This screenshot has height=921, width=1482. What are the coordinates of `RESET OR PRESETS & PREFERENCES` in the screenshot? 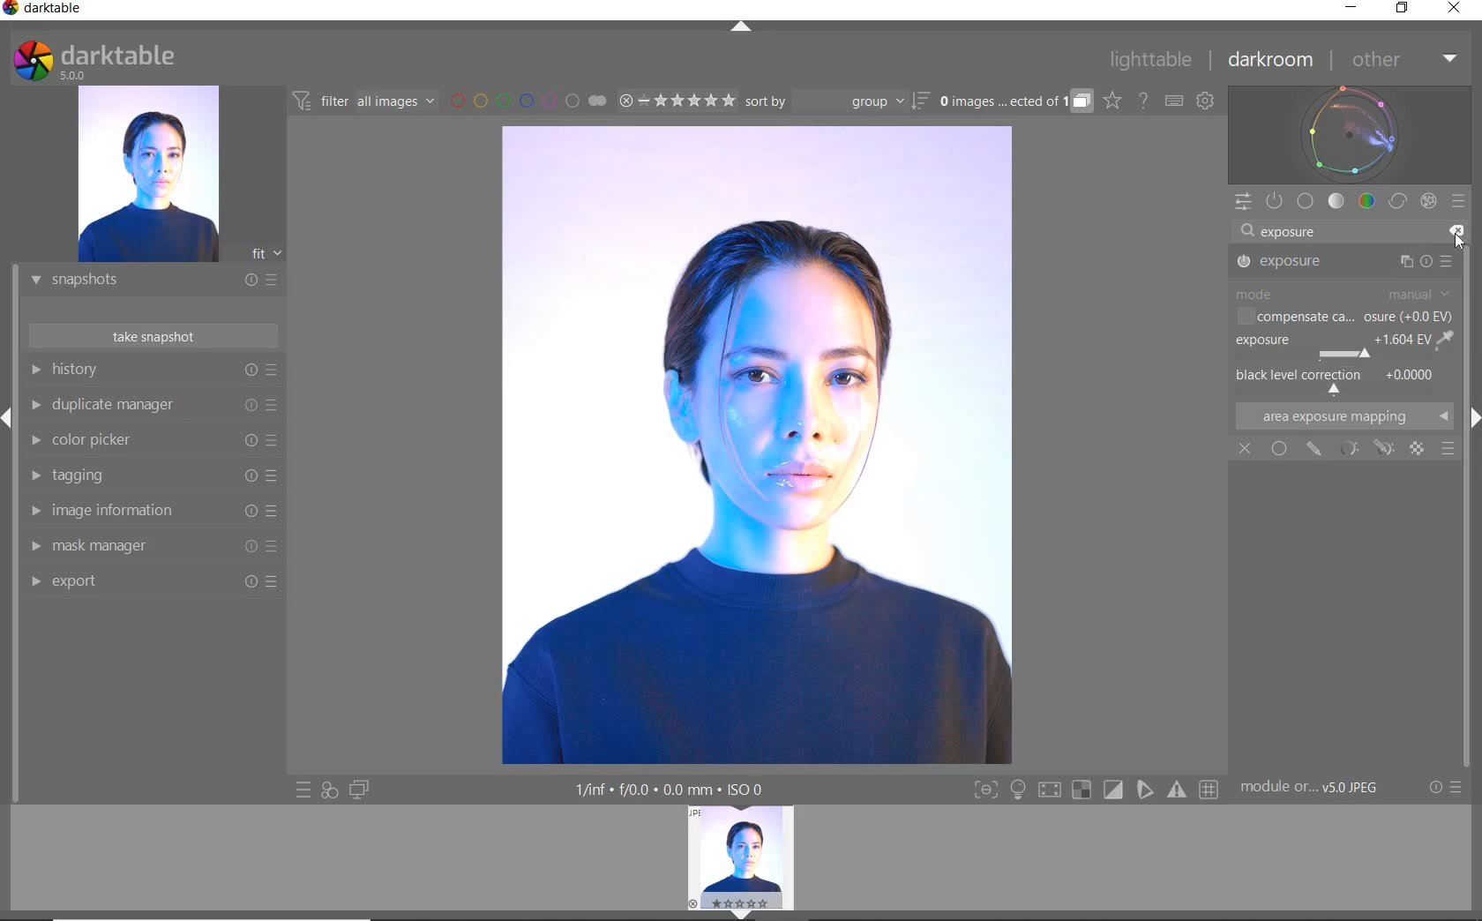 It's located at (1448, 787).